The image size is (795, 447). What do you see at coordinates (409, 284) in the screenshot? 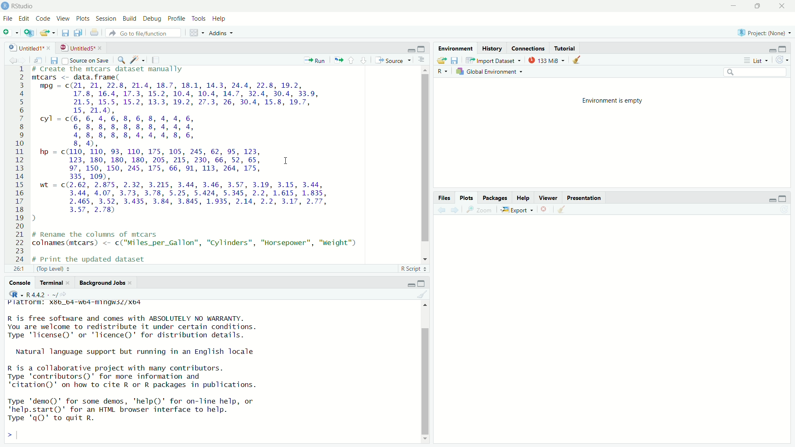
I see `minimise` at bounding box center [409, 284].